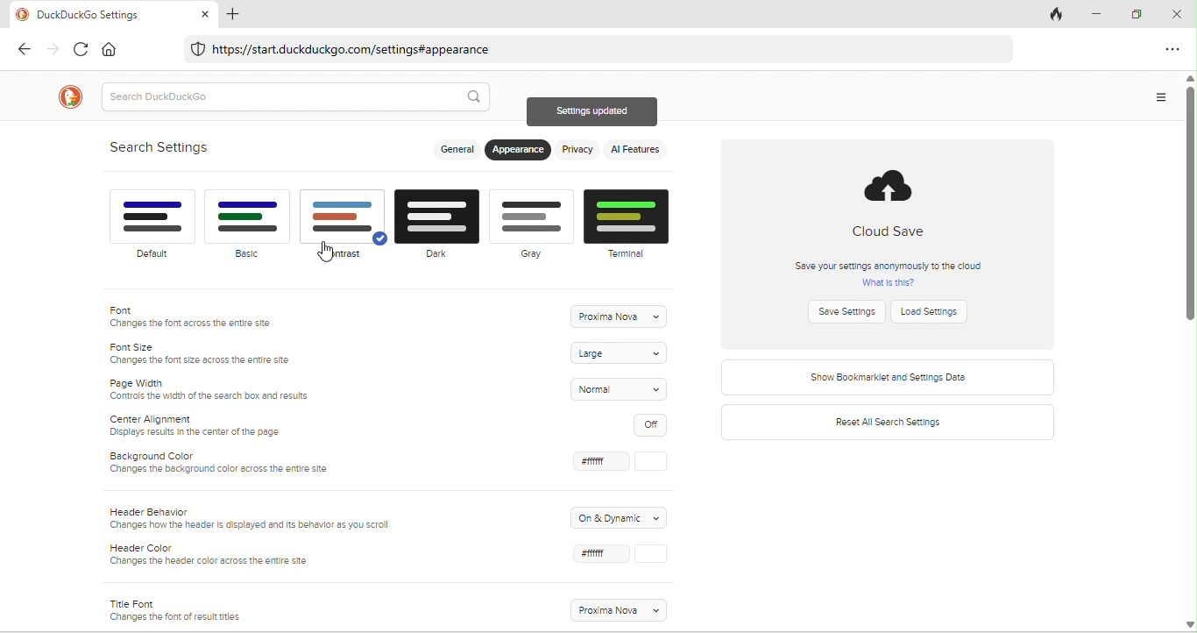  I want to click on show bookmarks and settings data, so click(888, 377).